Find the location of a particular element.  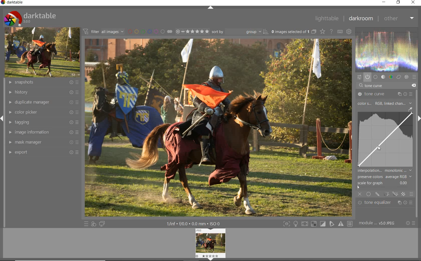

correct is located at coordinates (399, 77).